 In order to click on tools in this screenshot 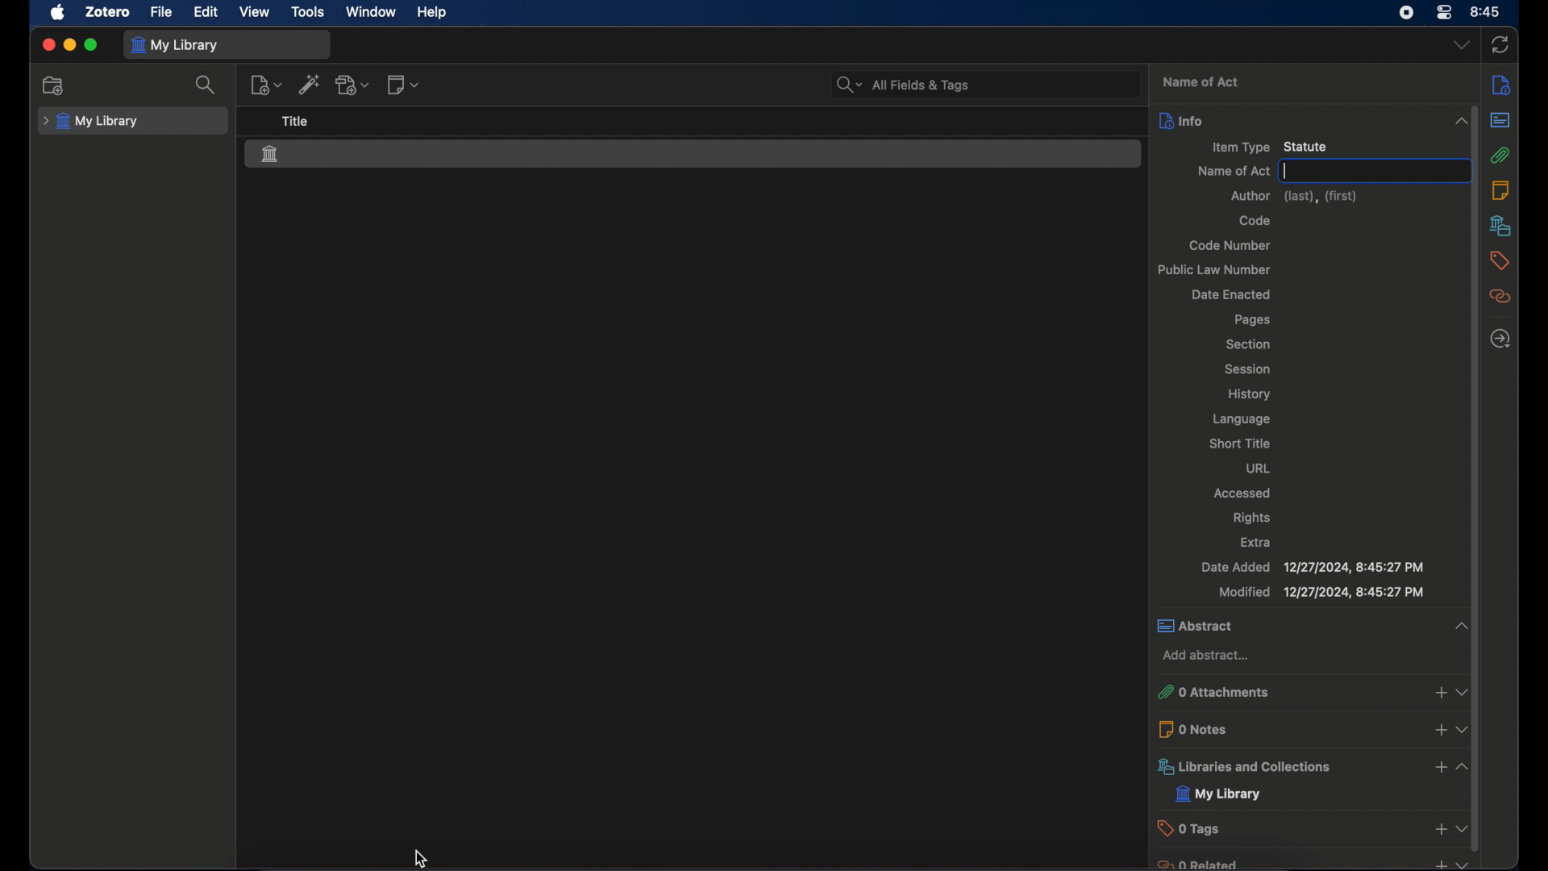, I will do `click(308, 12)`.